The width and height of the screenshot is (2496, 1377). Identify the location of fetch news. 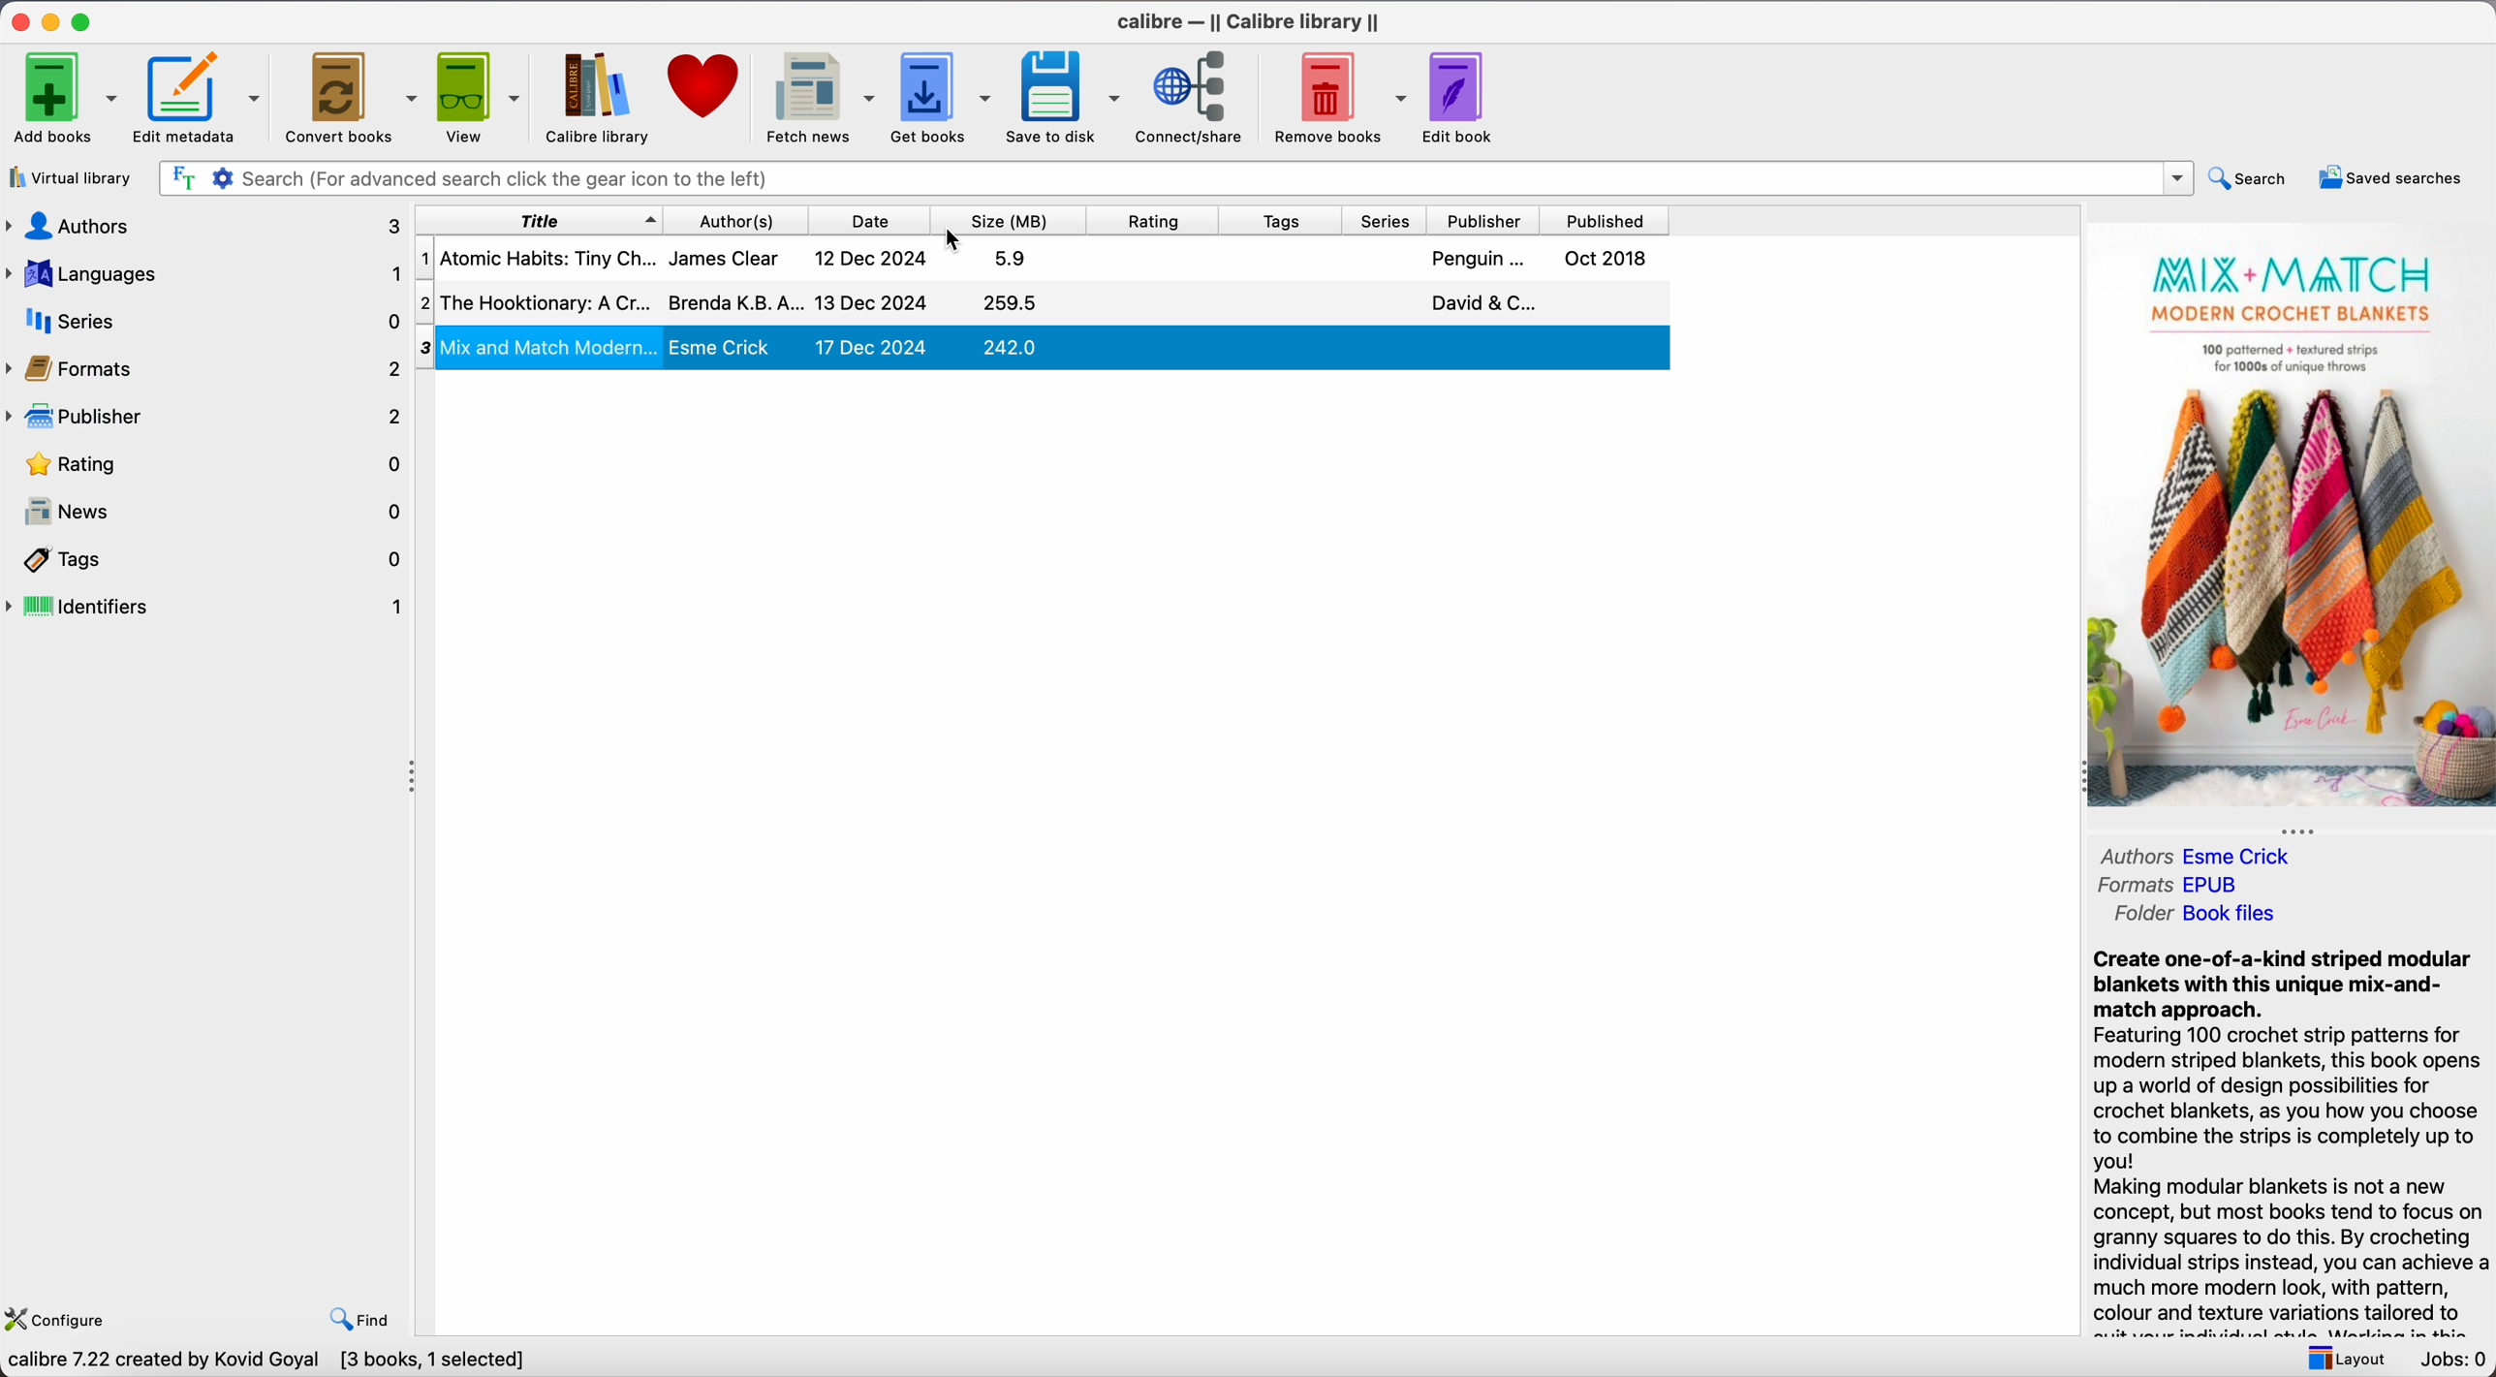
(819, 98).